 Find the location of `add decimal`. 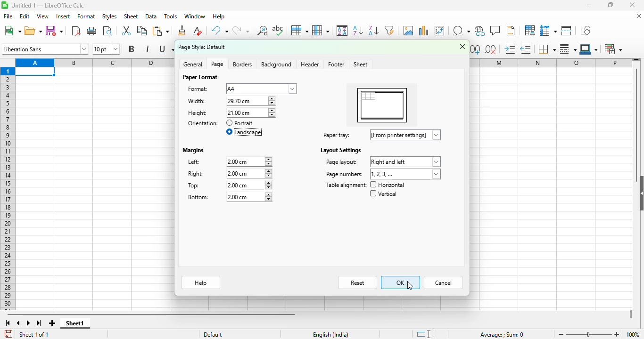

add decimal is located at coordinates (476, 49).